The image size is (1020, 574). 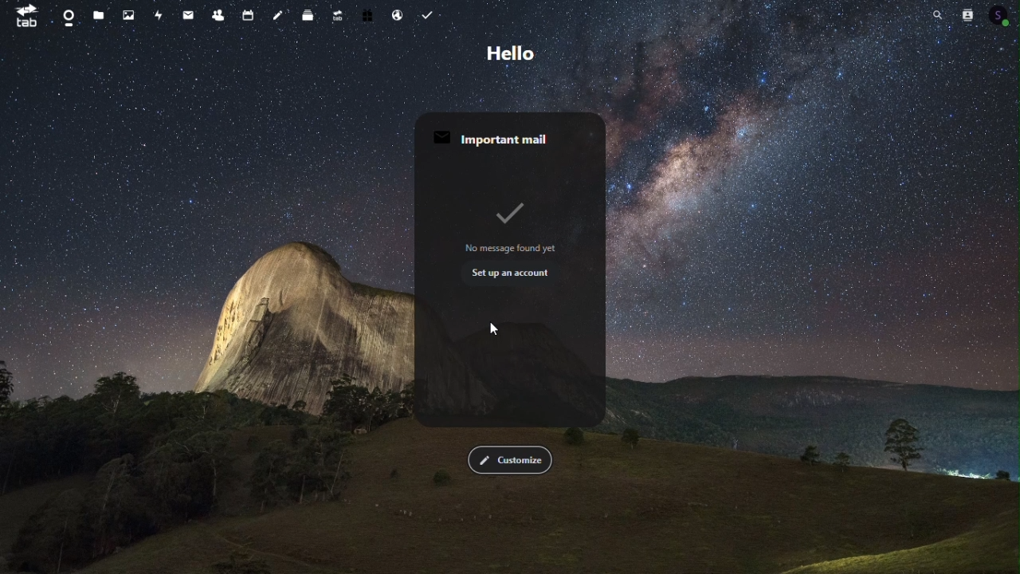 What do you see at coordinates (1002, 14) in the screenshot?
I see `account icon` at bounding box center [1002, 14].